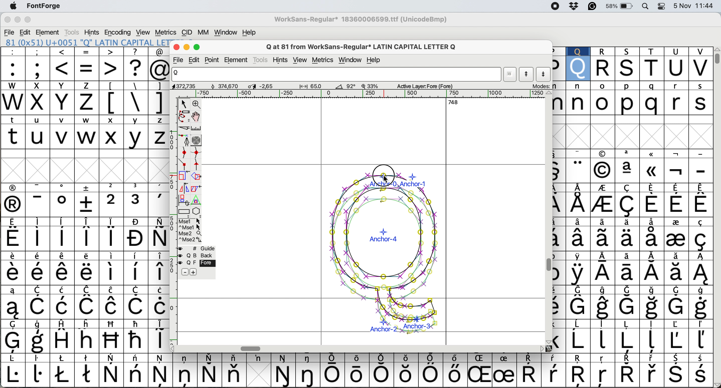  I want to click on horizontal scroll bar, so click(450, 102).